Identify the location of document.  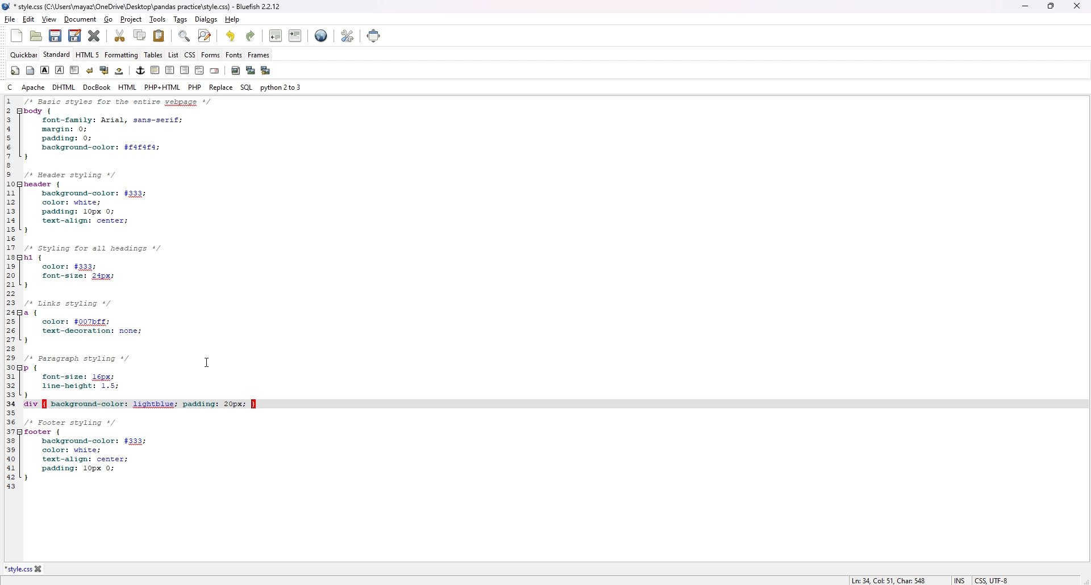
(81, 19).